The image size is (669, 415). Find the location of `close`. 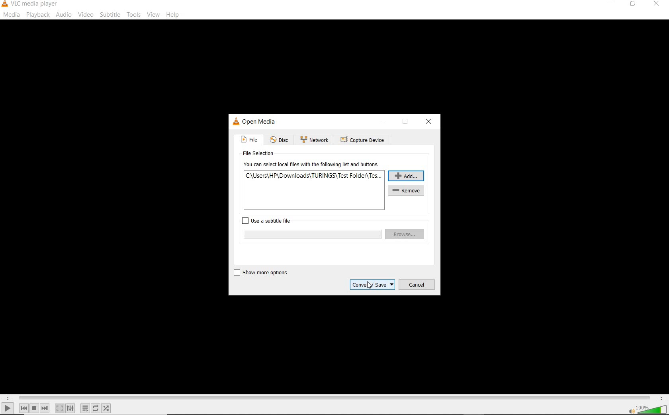

close is located at coordinates (428, 122).